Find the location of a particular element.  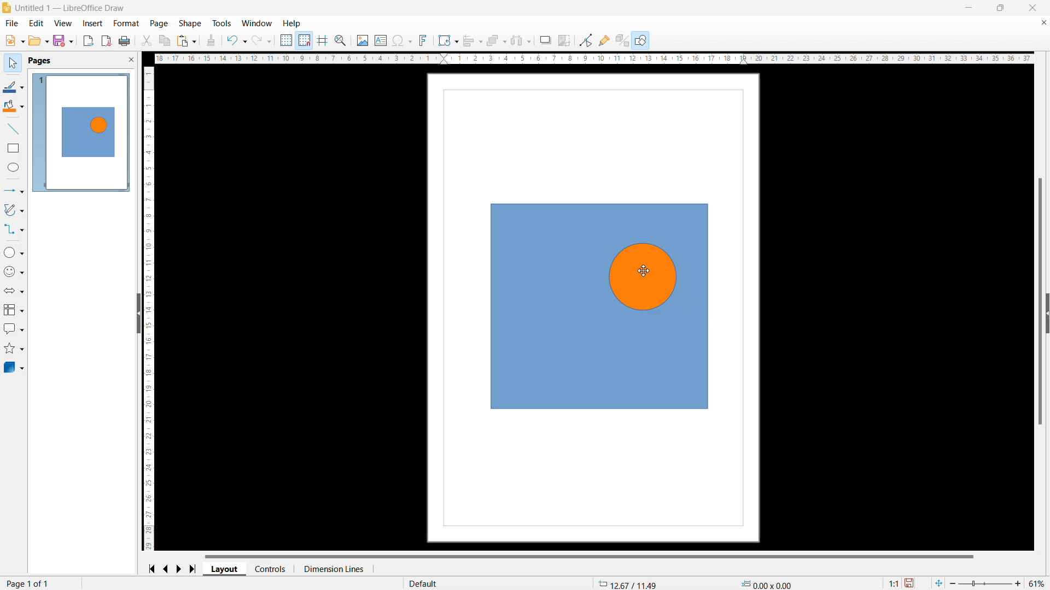

undo is located at coordinates (236, 40).